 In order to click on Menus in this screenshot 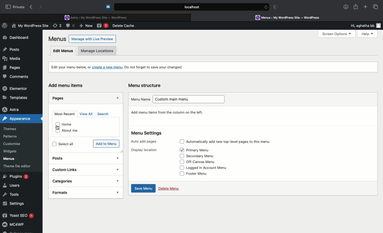, I will do `click(8, 159)`.